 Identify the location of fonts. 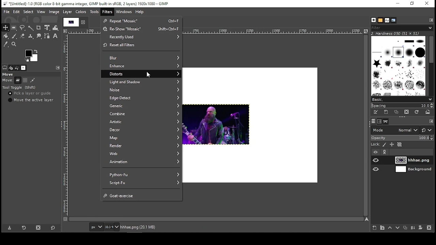
(387, 20).